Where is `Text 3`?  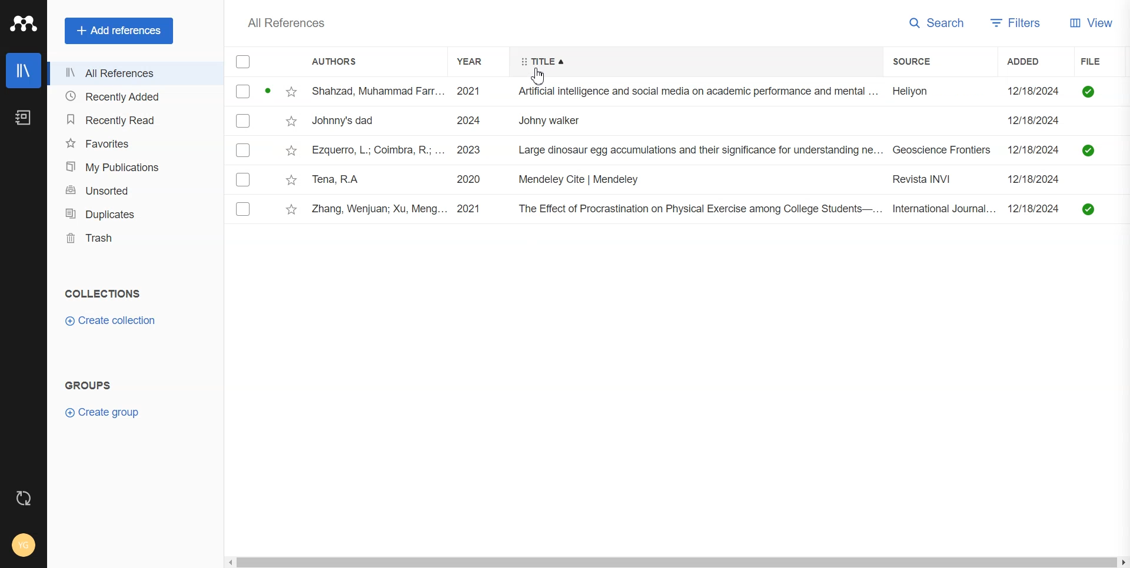 Text 3 is located at coordinates (285, 23).